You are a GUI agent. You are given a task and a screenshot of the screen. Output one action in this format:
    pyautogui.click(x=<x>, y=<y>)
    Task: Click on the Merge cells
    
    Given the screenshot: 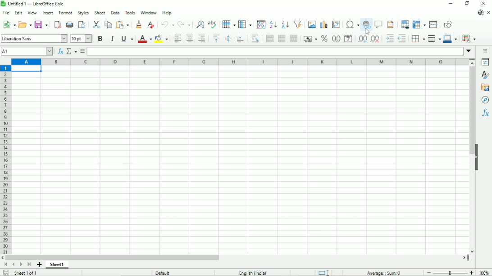 What is the action you would take?
    pyautogui.click(x=282, y=39)
    